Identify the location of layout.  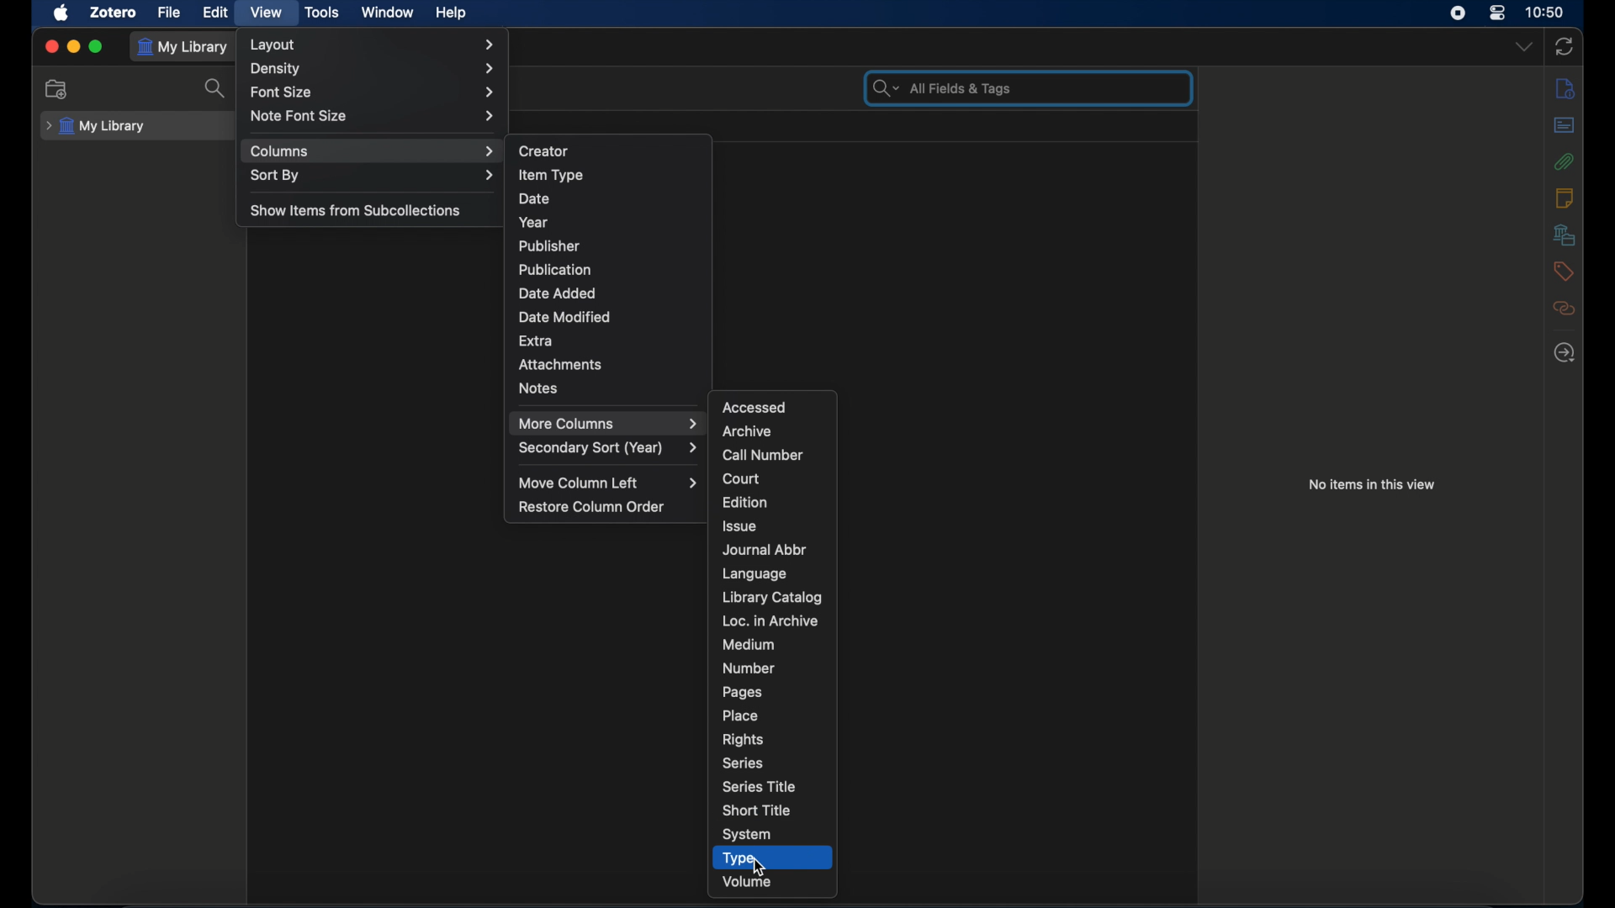
(373, 45).